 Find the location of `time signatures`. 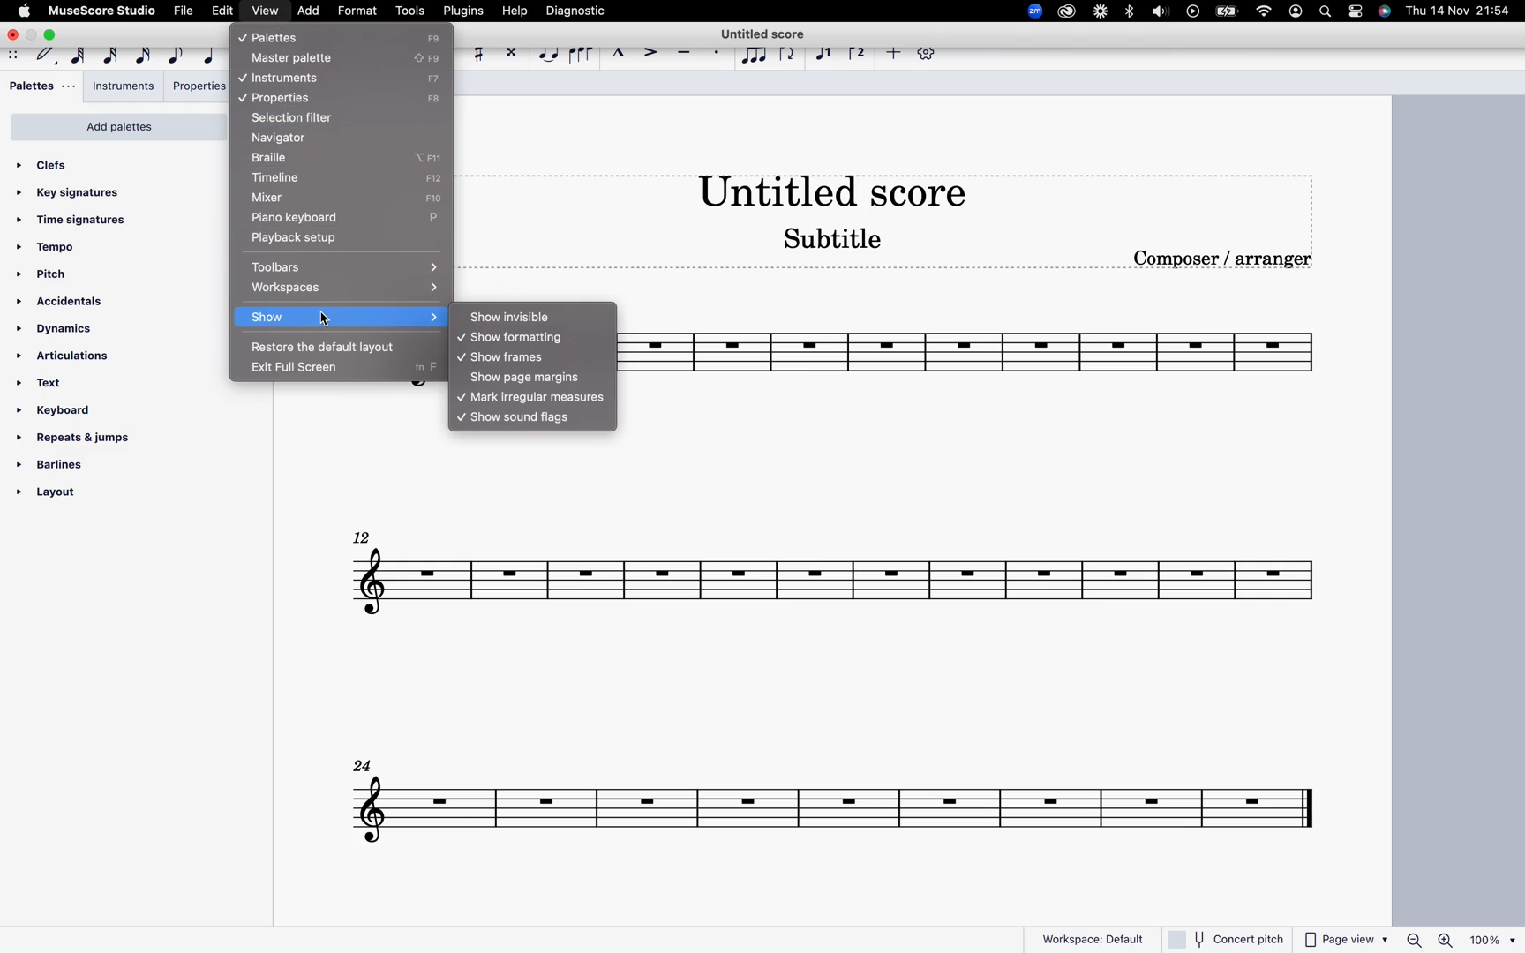

time signatures is located at coordinates (75, 221).